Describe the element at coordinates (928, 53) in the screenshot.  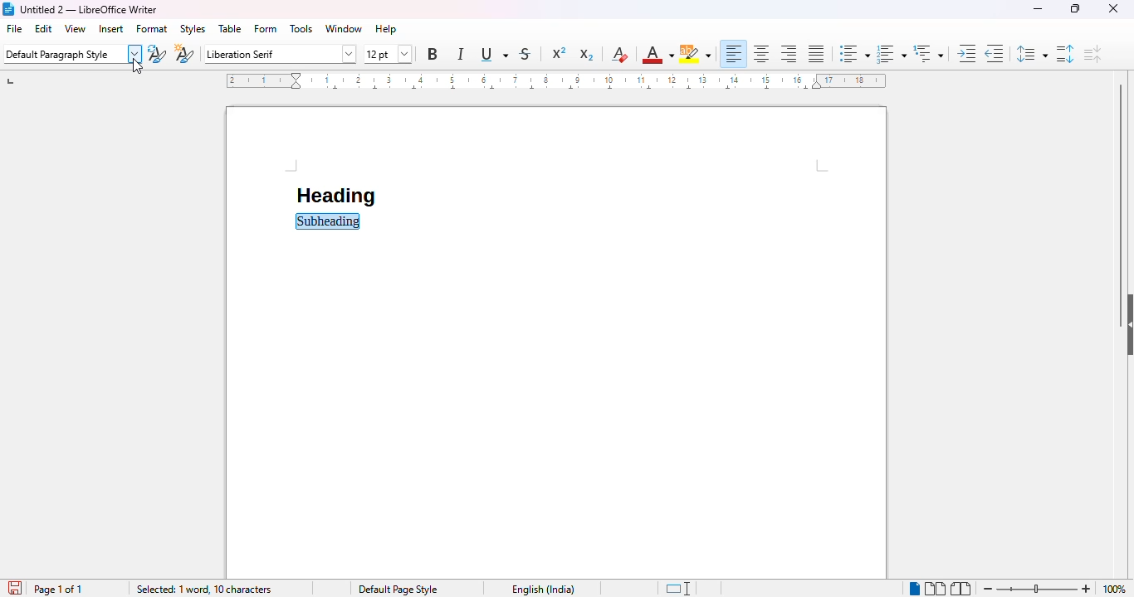
I see `set outline format` at that location.